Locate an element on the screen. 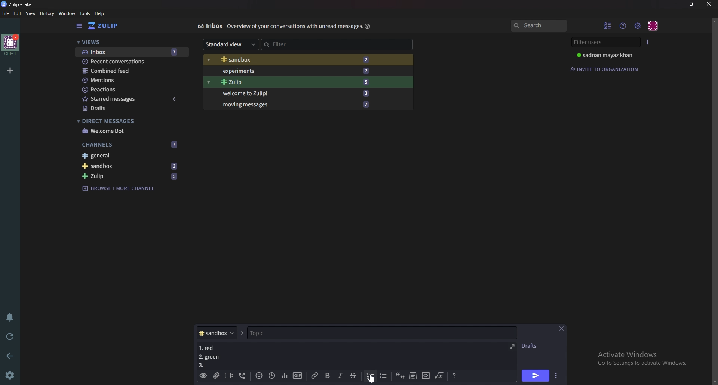  Bullet list is located at coordinates (383, 376).